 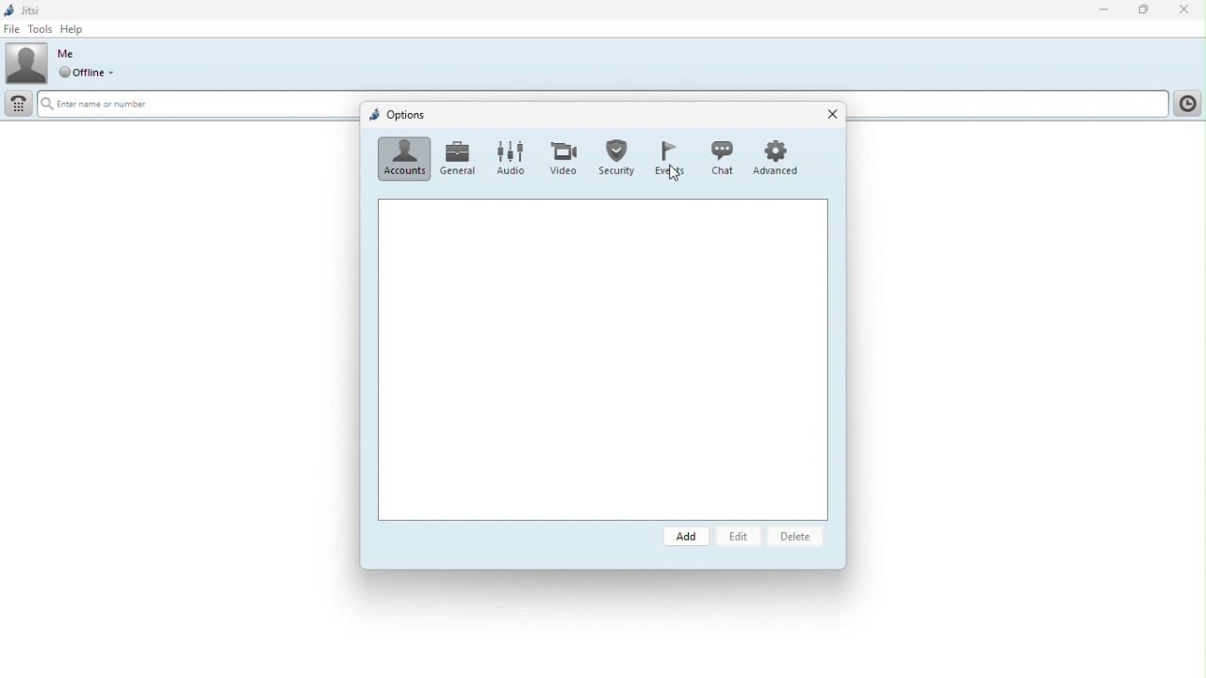 What do you see at coordinates (24, 8) in the screenshot?
I see `Jitsi` at bounding box center [24, 8].